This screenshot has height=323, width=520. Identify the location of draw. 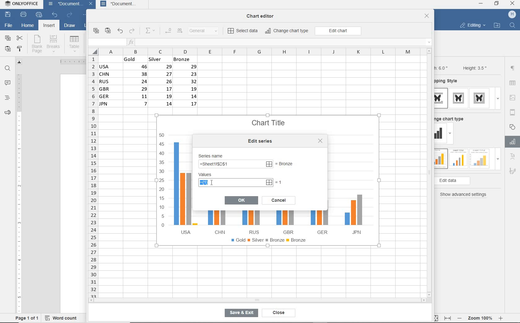
(70, 26).